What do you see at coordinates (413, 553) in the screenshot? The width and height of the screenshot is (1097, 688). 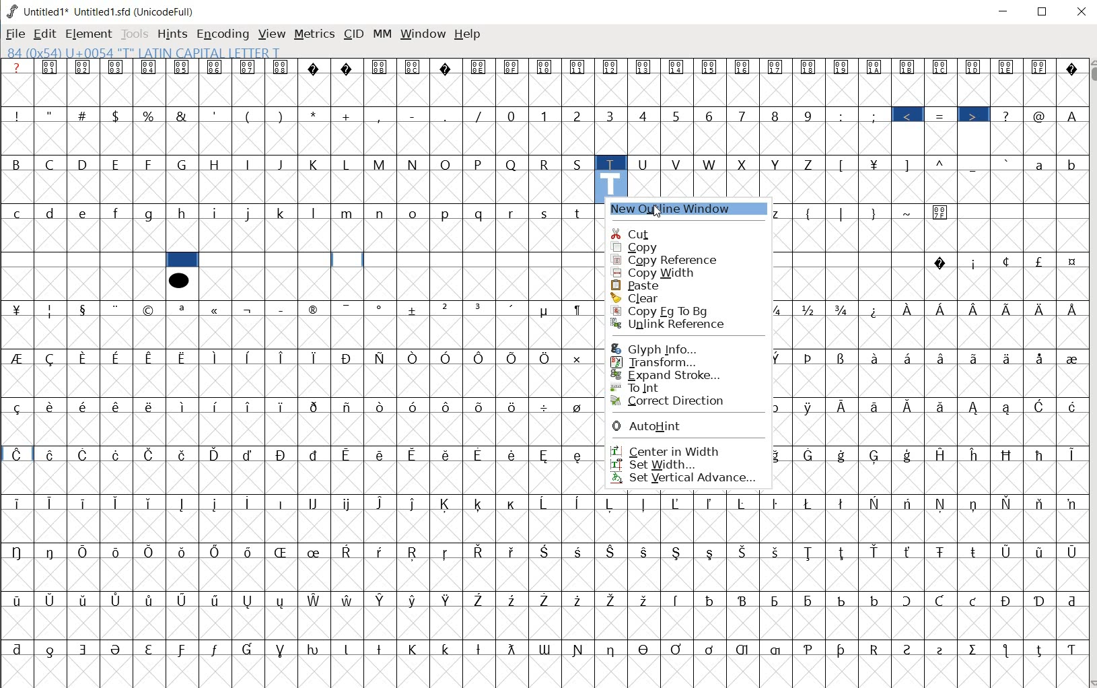 I see `Symbol` at bounding box center [413, 553].